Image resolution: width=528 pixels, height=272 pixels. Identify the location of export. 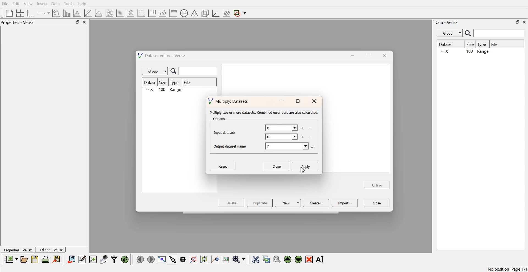
(57, 259).